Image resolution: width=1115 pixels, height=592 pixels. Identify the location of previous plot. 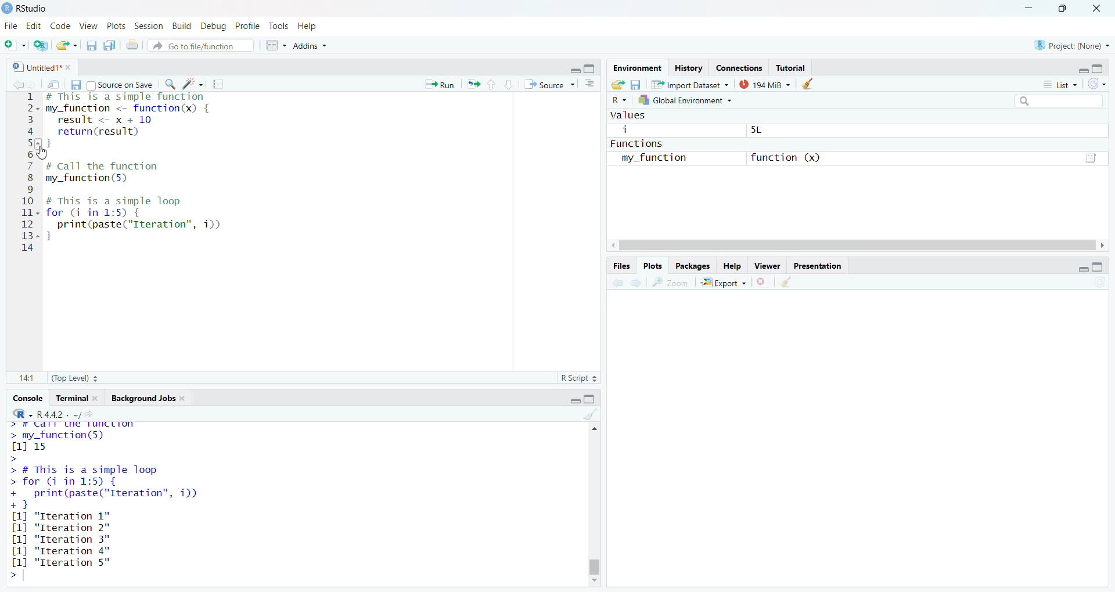
(614, 284).